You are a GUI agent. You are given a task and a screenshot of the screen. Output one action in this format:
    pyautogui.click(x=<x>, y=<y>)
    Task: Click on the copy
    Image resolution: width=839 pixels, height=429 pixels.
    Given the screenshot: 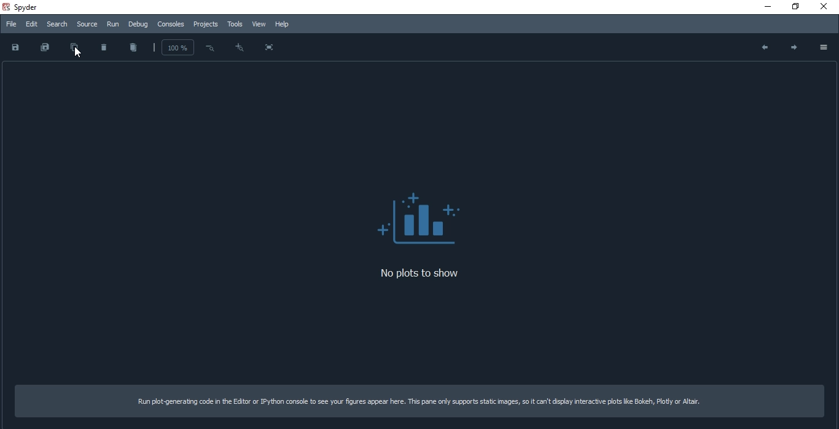 What is the action you would take?
    pyautogui.click(x=75, y=49)
    